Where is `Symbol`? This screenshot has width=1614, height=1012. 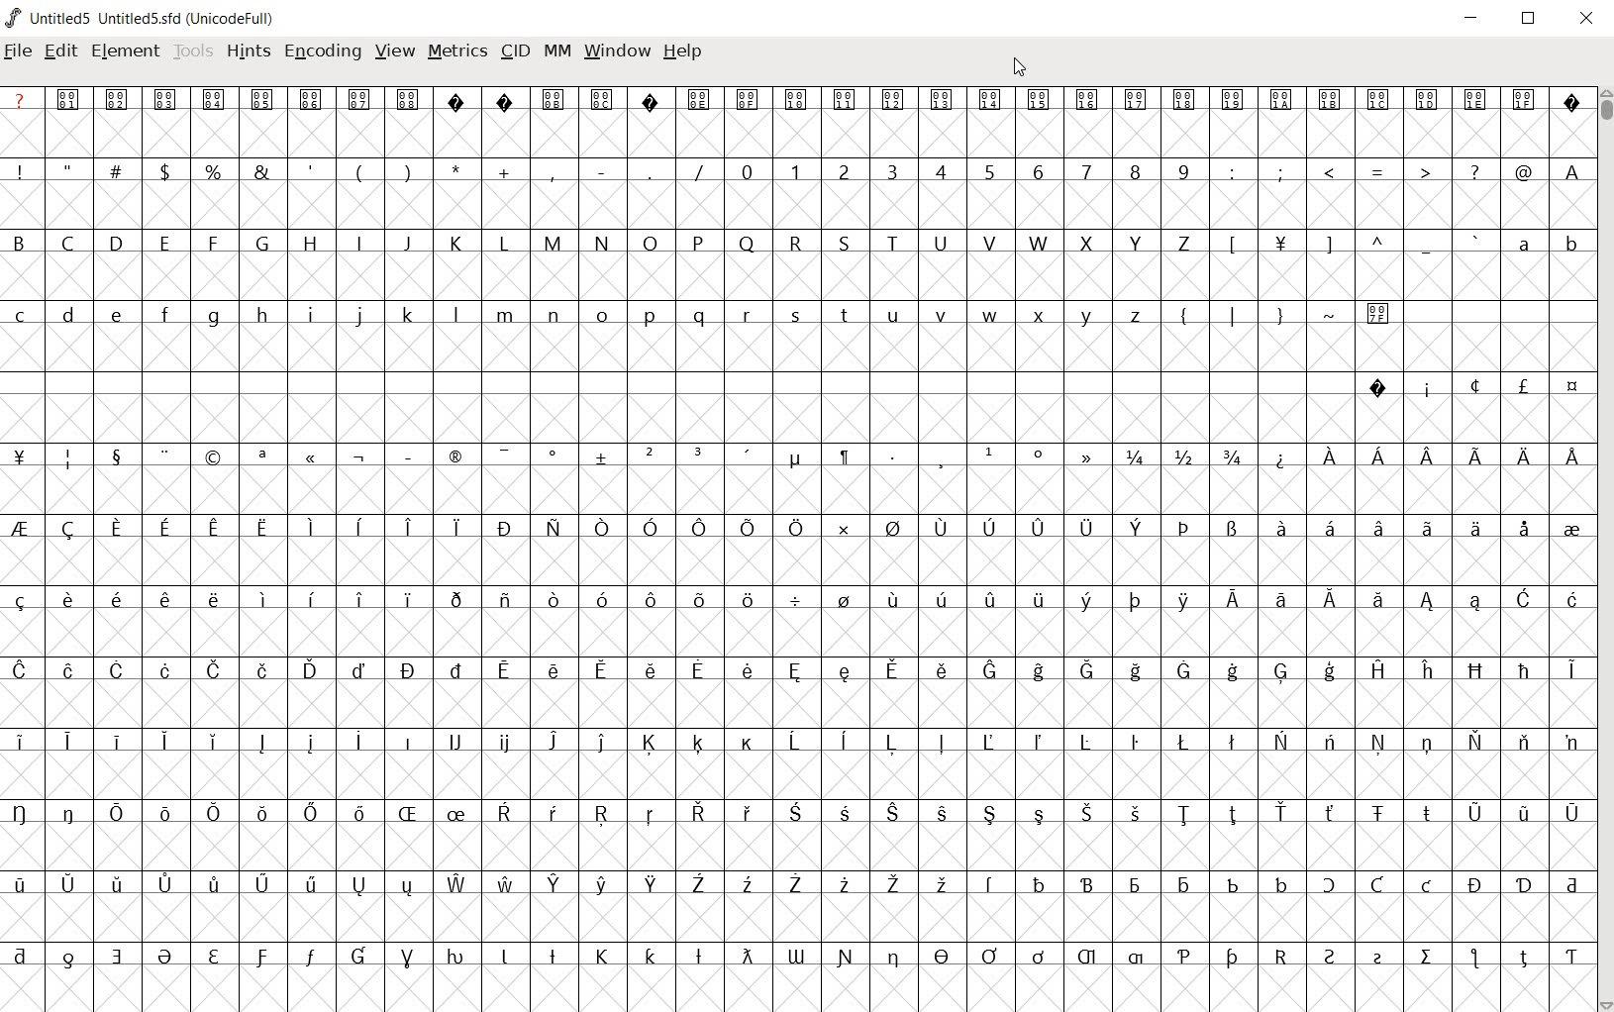 Symbol is located at coordinates (698, 603).